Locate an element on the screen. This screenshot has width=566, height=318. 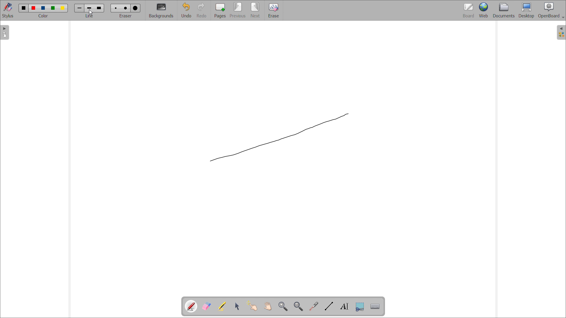
undo is located at coordinates (186, 10).